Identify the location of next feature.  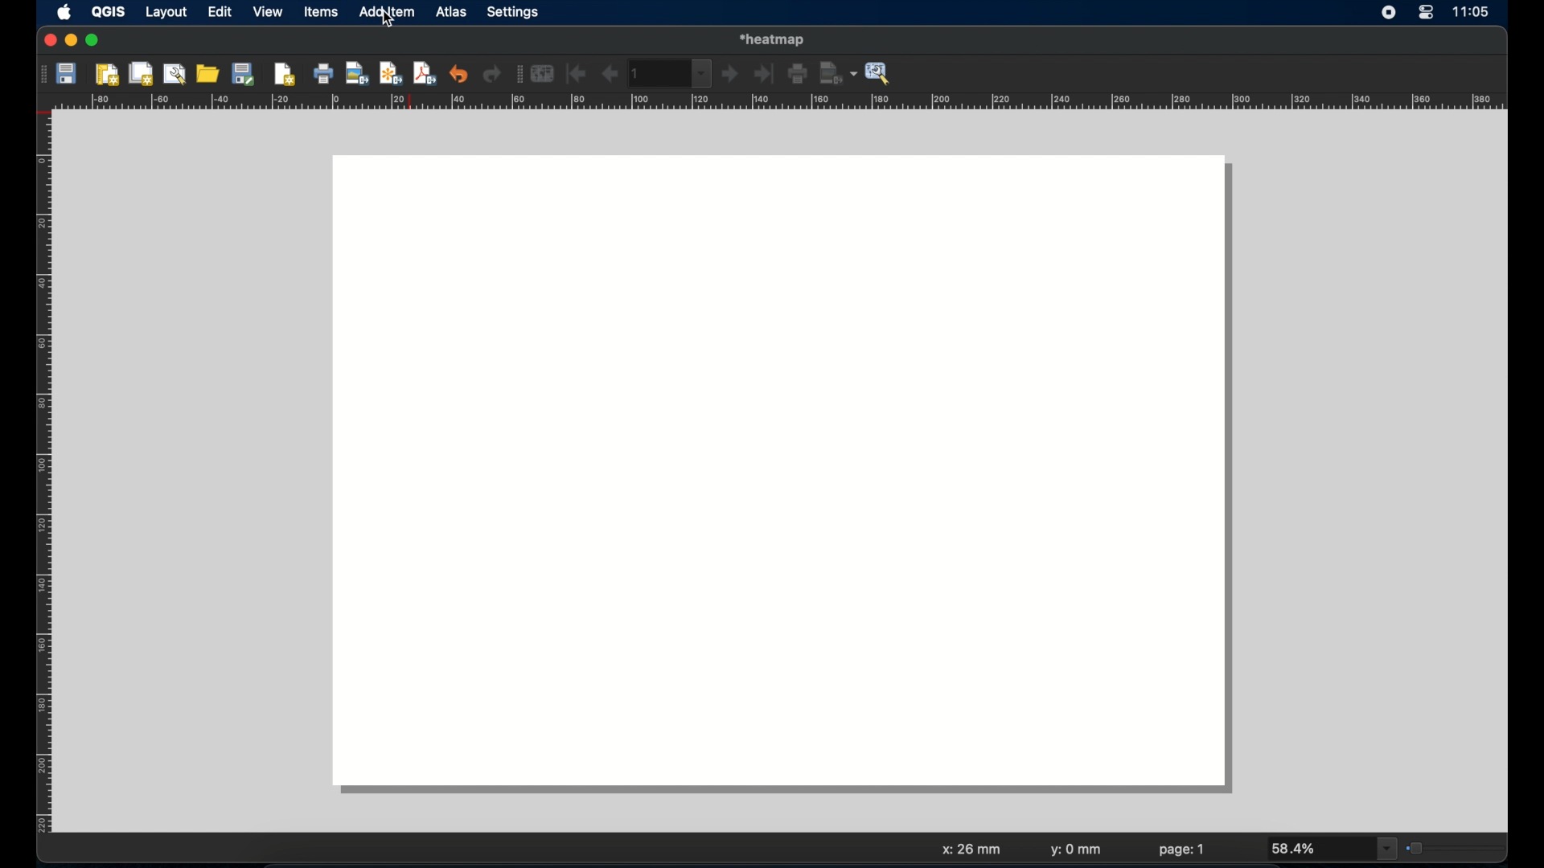
(731, 75).